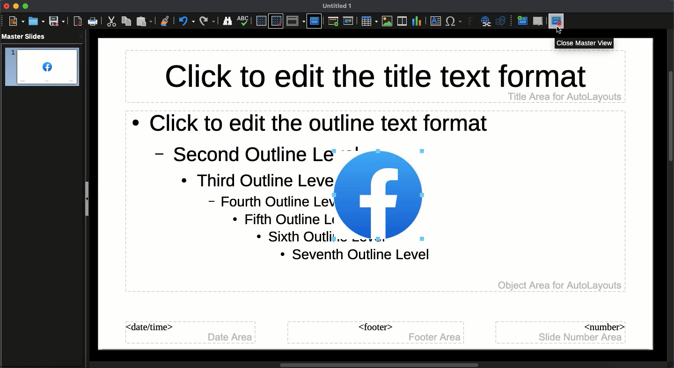 Image resolution: width=674 pixels, height=368 pixels. I want to click on Snap to grid, so click(276, 21).